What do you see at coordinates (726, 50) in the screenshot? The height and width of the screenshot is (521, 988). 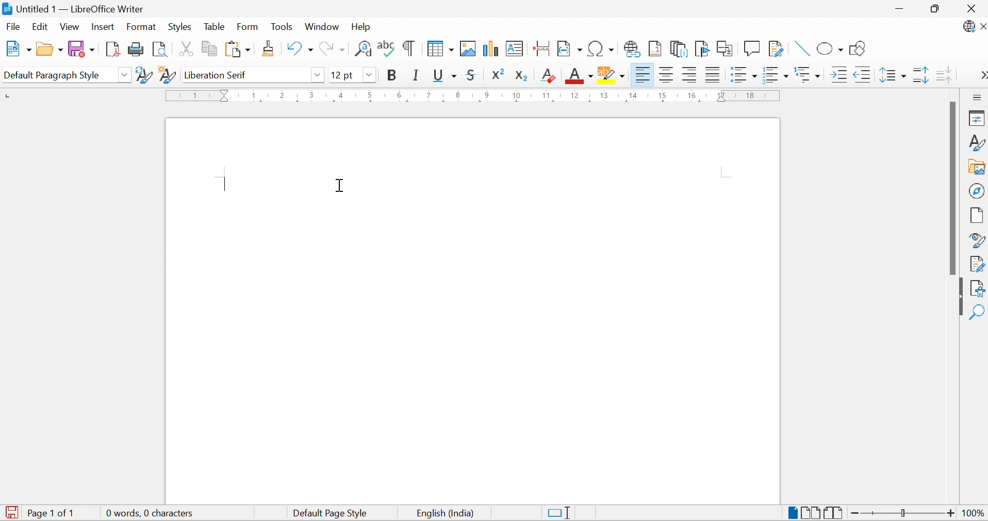 I see `Insert Cross-reference` at bounding box center [726, 50].